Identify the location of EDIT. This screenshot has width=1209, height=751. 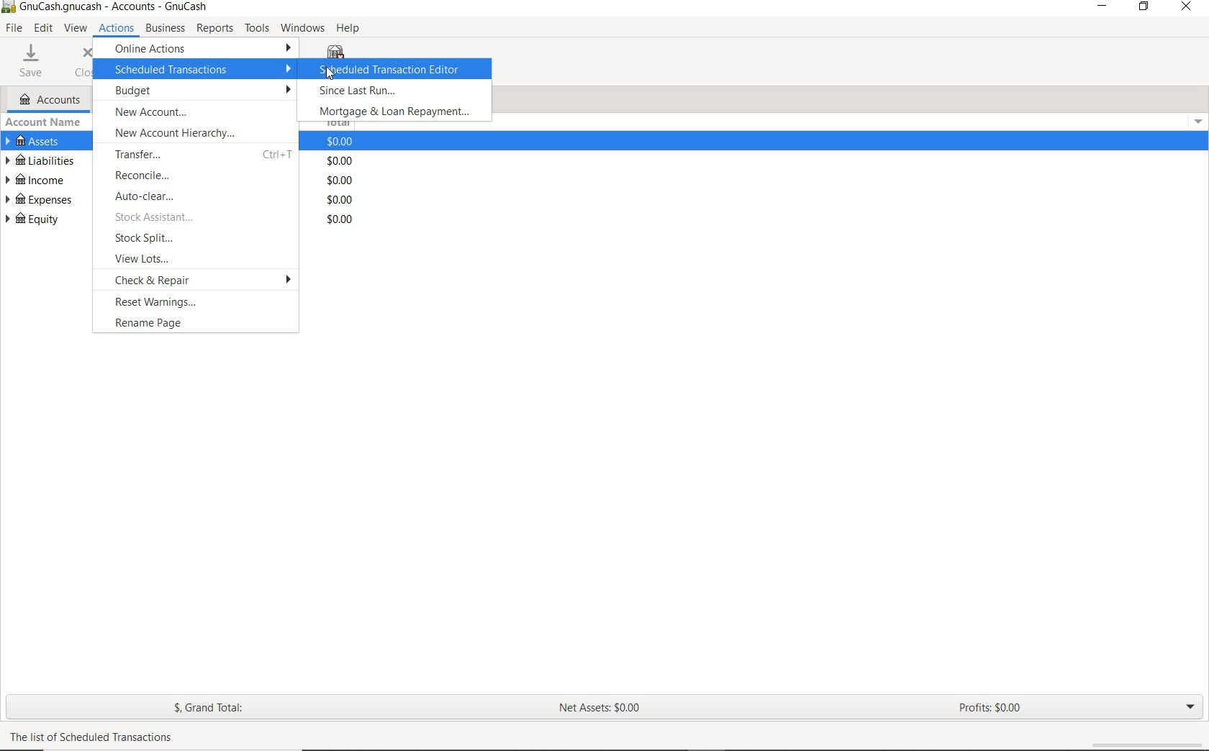
(44, 29).